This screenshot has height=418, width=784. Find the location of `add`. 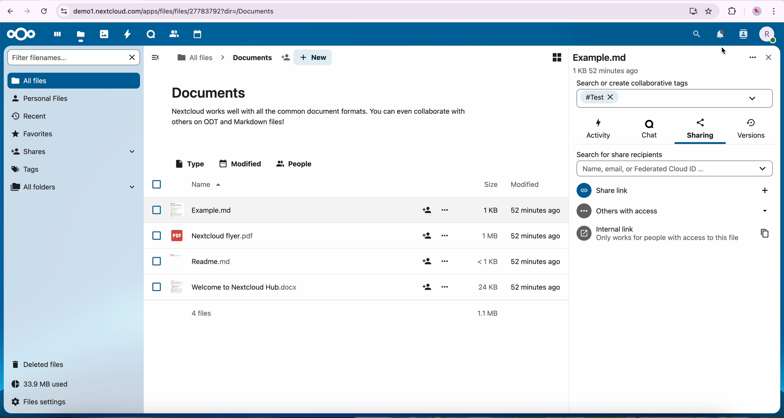

add is located at coordinates (426, 210).